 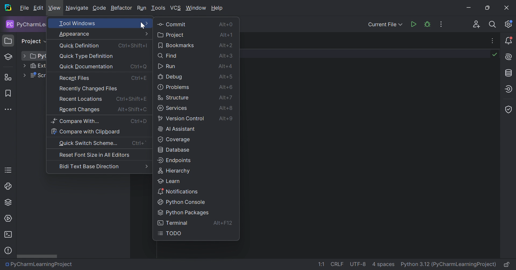 I want to click on More actions, so click(x=442, y=24).